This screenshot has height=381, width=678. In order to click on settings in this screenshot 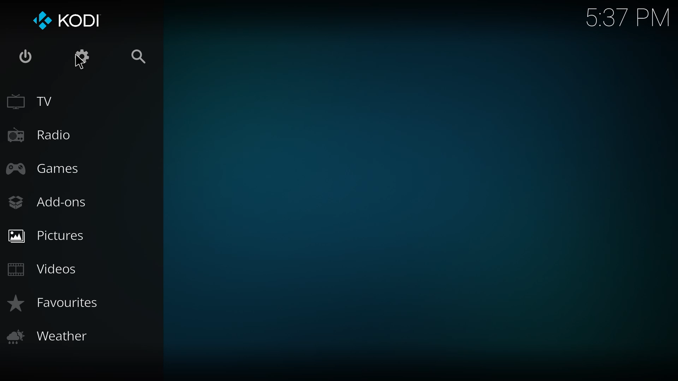, I will do `click(83, 55)`.